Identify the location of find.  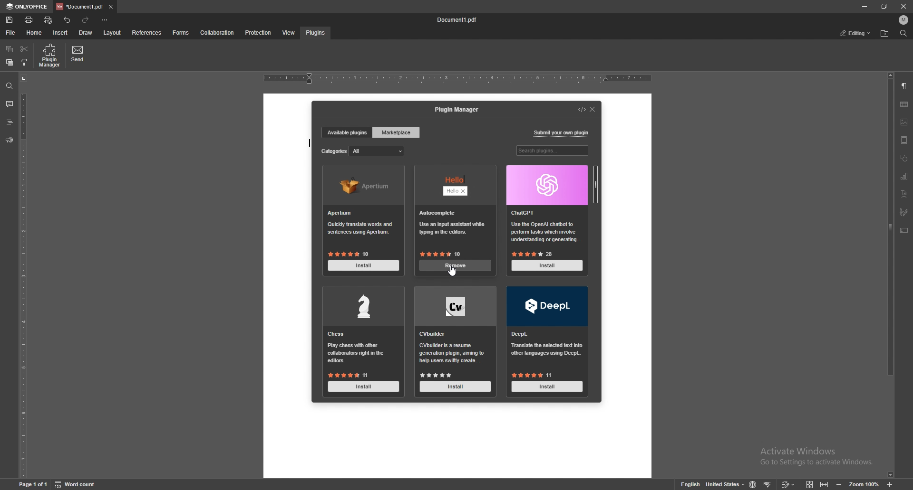
(10, 86).